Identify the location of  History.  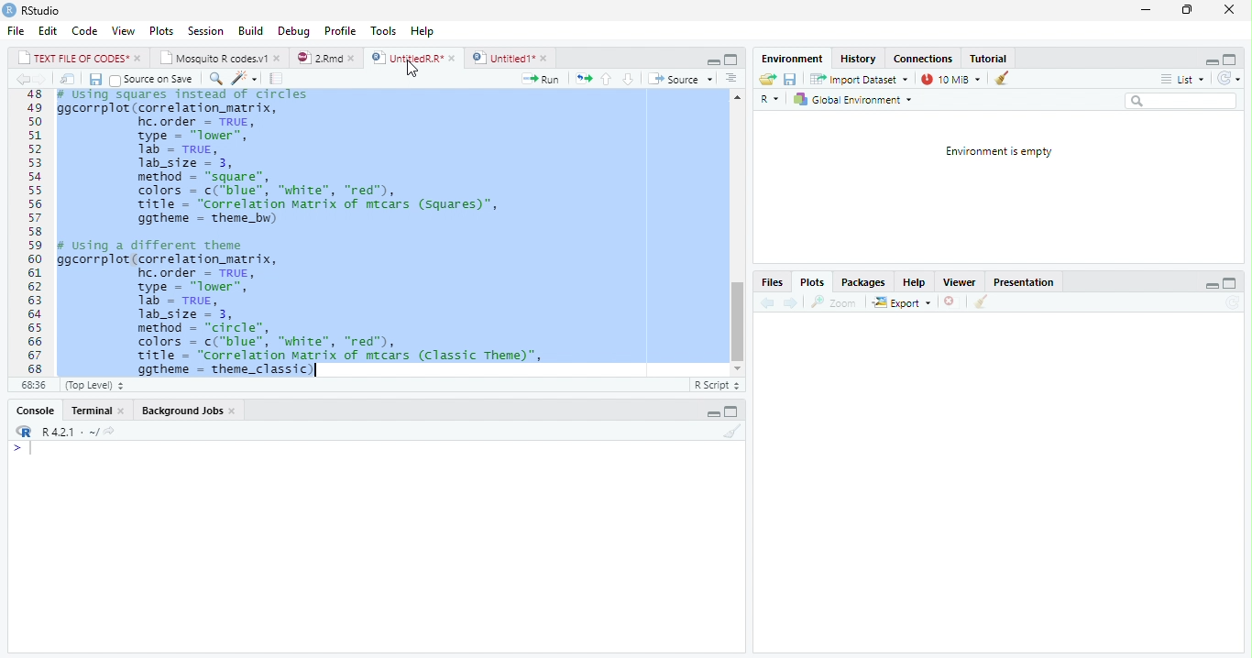
(860, 60).